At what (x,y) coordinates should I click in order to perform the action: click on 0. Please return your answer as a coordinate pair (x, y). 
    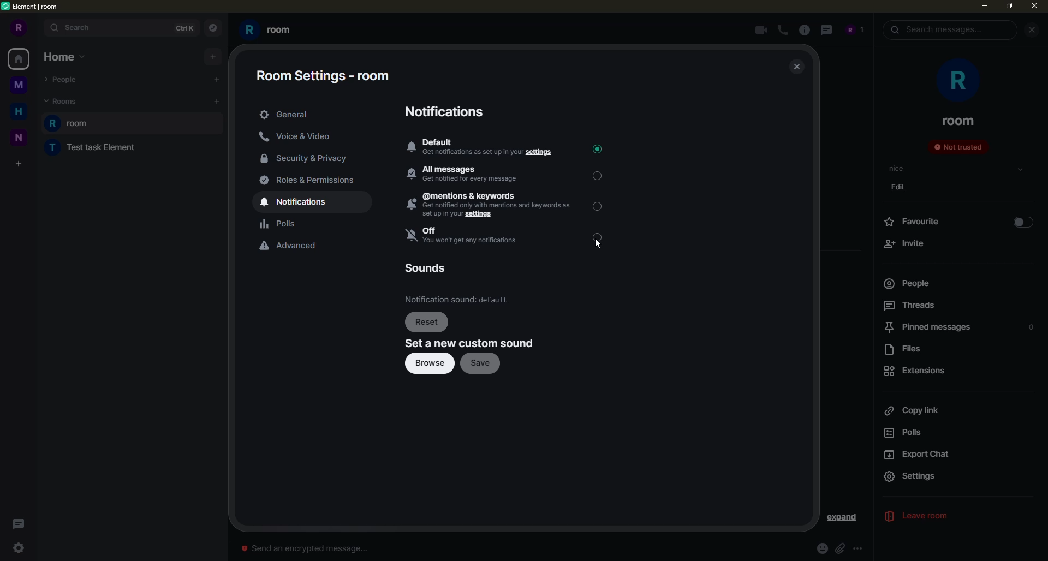
    Looking at the image, I should click on (1031, 327).